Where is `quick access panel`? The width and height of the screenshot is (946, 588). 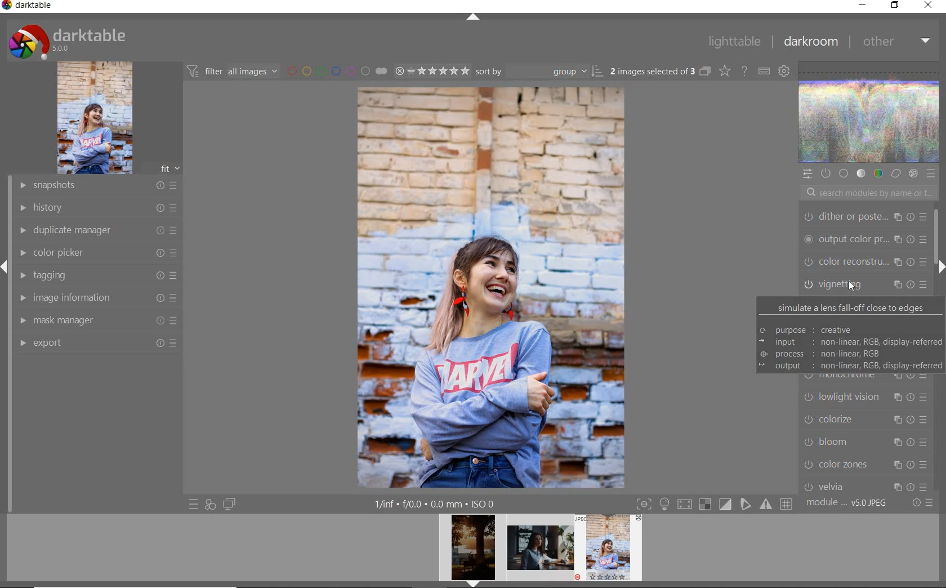 quick access panel is located at coordinates (807, 174).